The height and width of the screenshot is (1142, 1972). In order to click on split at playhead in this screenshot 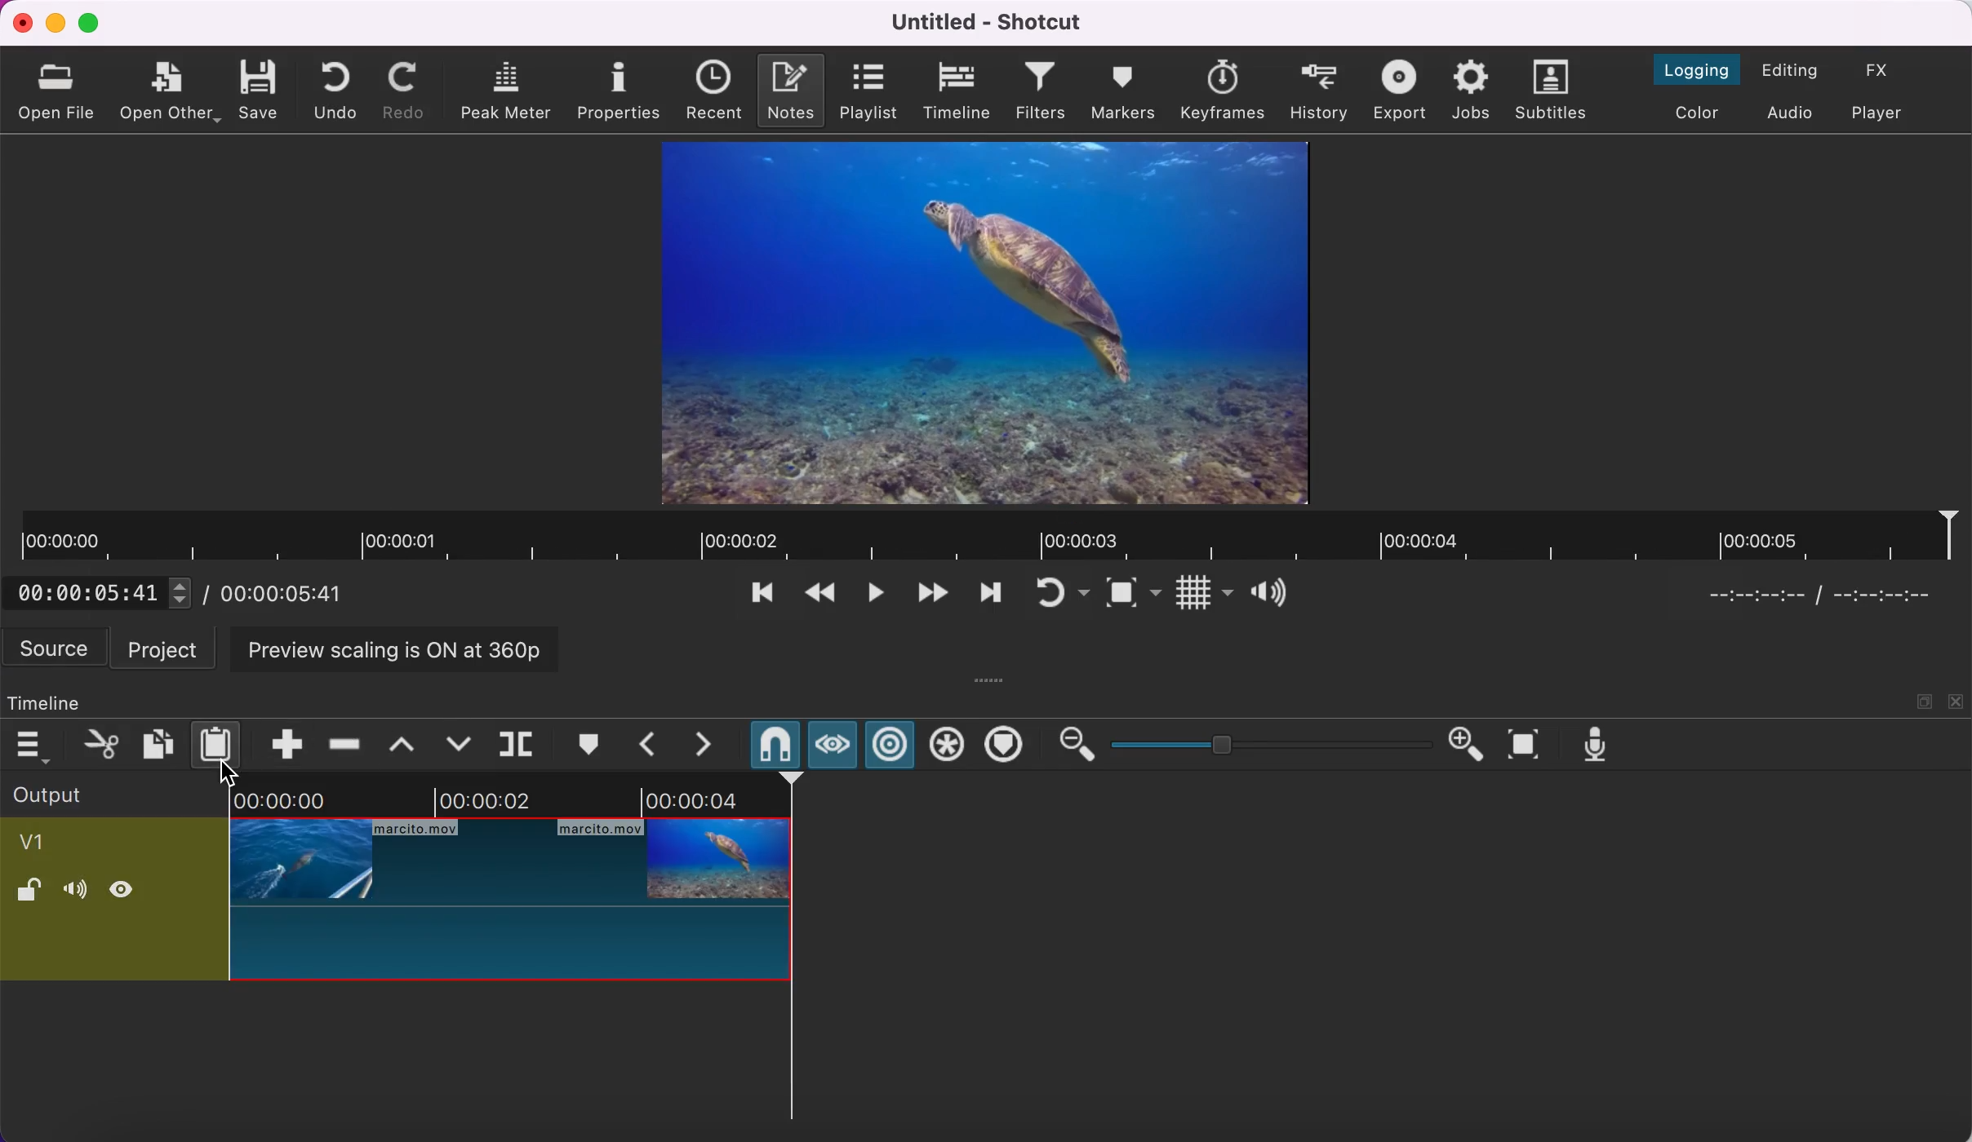, I will do `click(517, 744)`.